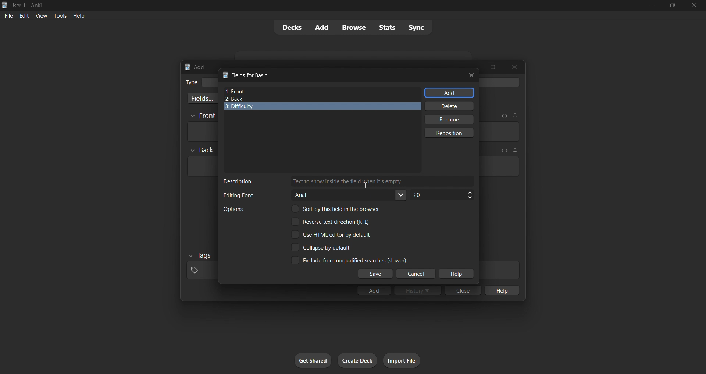  Describe the element at coordinates (416, 27) in the screenshot. I see `sync` at that location.